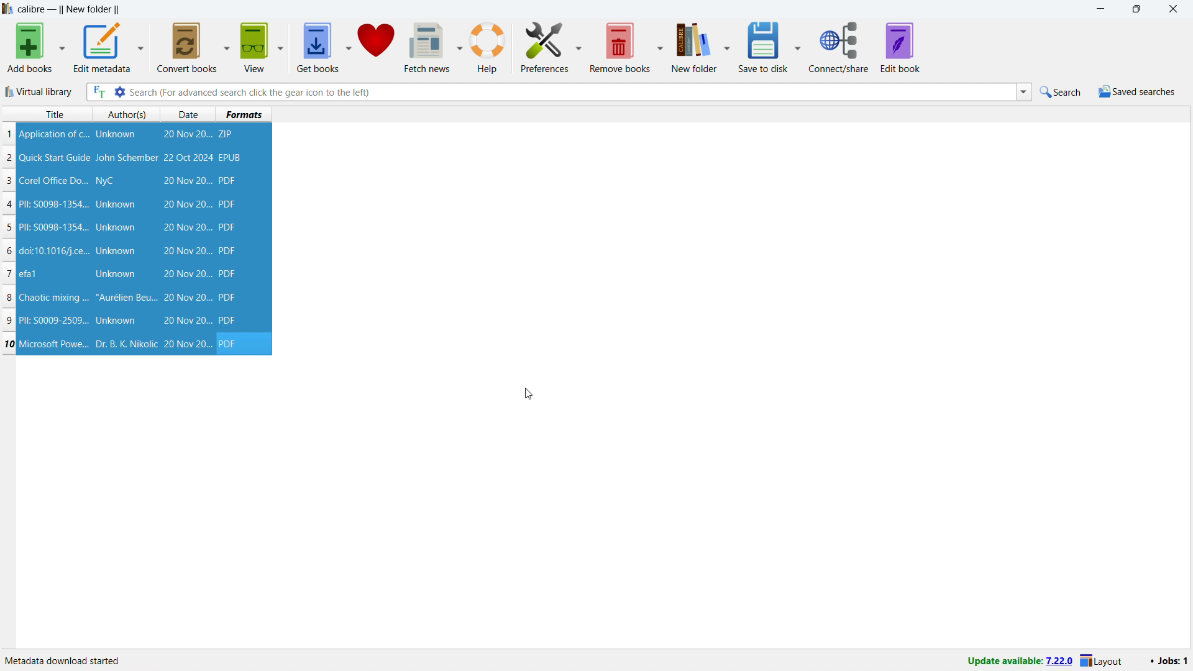  Describe the element at coordinates (29, 274) in the screenshot. I see `efa1` at that location.